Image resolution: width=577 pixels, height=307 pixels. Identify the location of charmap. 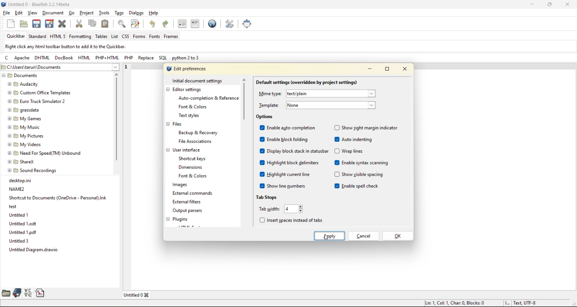
(28, 293).